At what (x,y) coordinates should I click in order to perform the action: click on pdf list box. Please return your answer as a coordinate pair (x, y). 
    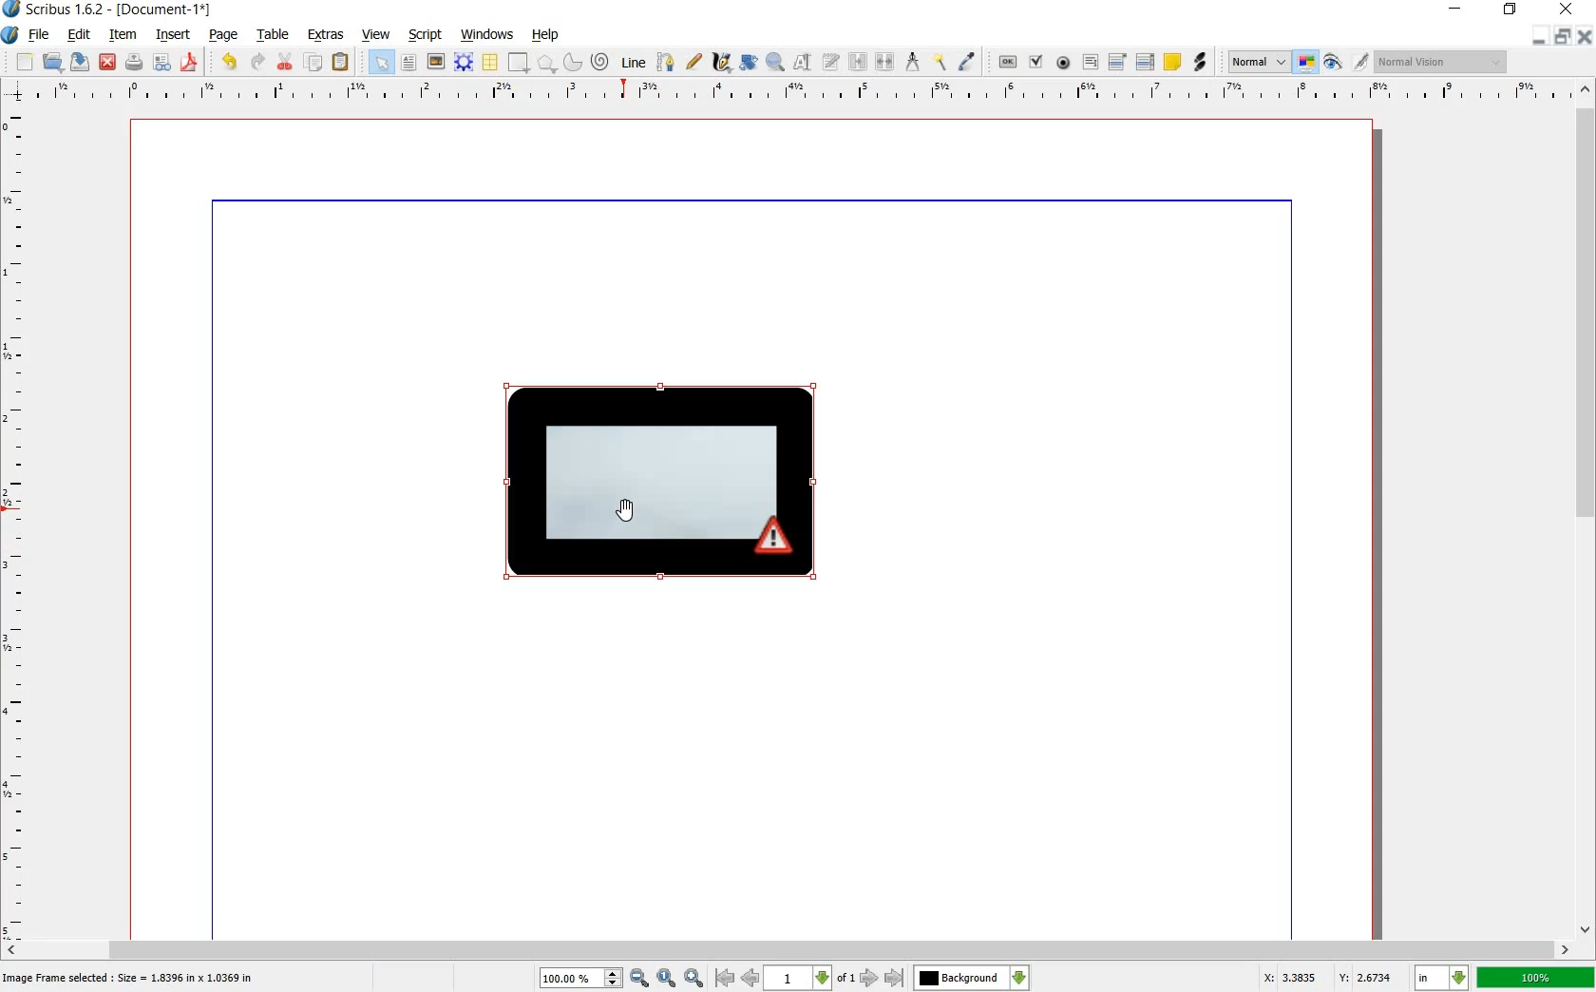
    Looking at the image, I should click on (1147, 63).